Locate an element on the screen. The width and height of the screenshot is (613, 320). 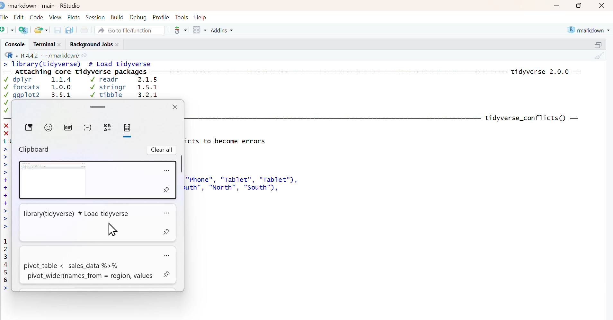
Go to file/function is located at coordinates (130, 30).